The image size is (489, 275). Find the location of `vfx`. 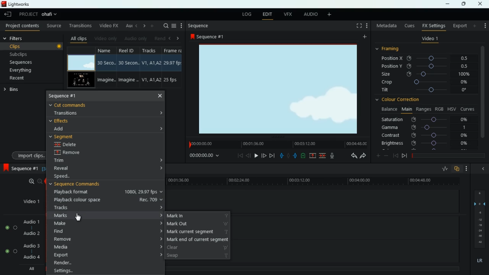

vfx is located at coordinates (287, 15).